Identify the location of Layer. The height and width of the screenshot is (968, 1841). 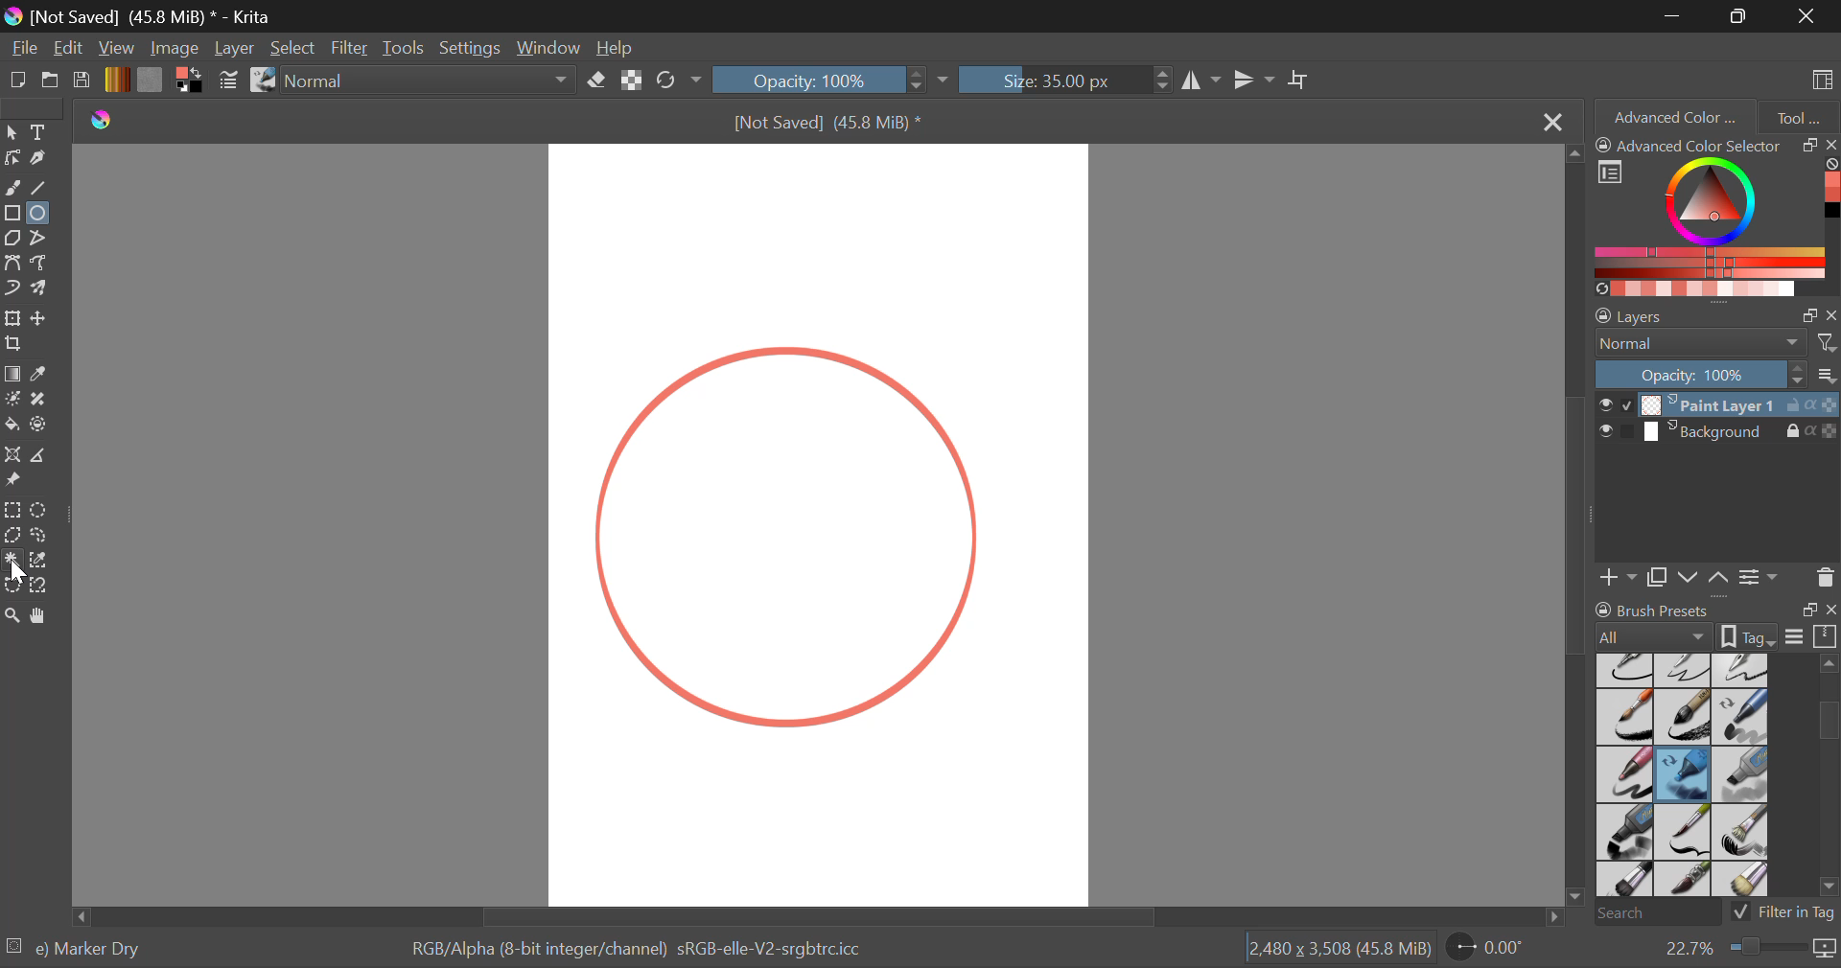
(234, 48).